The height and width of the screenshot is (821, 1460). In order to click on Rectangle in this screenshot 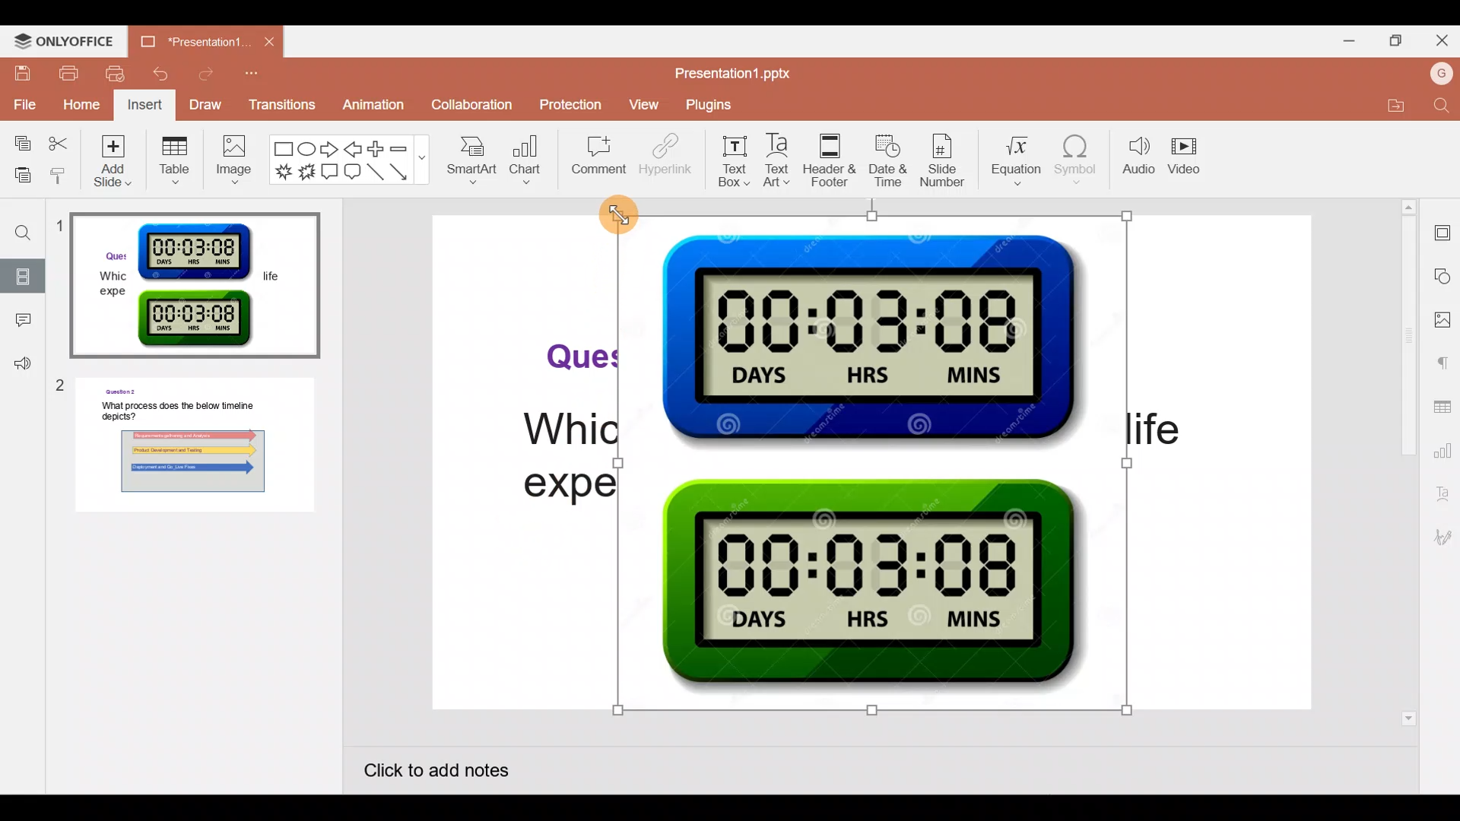, I will do `click(280, 147)`.